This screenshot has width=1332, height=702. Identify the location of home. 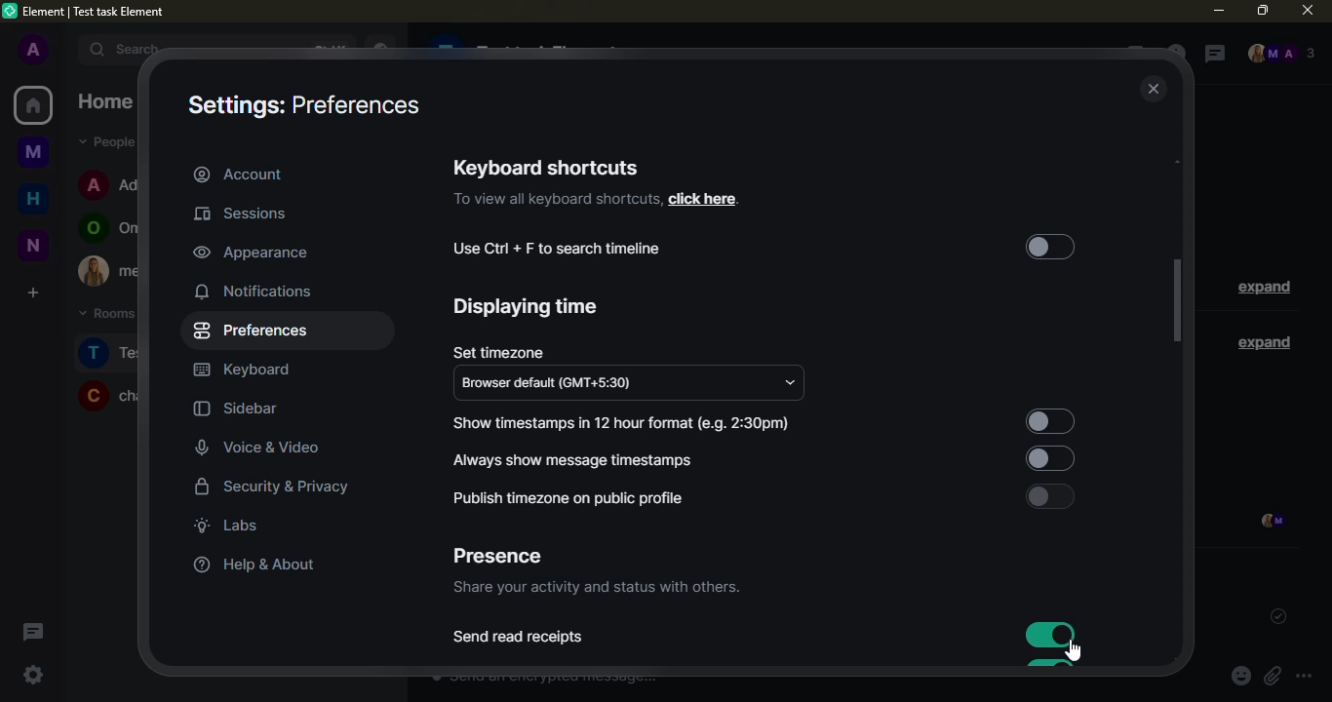
(34, 196).